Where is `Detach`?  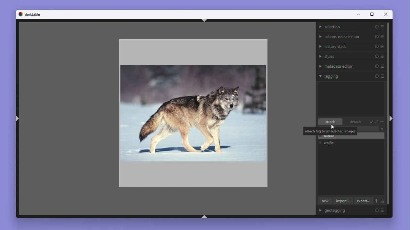 Detach is located at coordinates (354, 122).